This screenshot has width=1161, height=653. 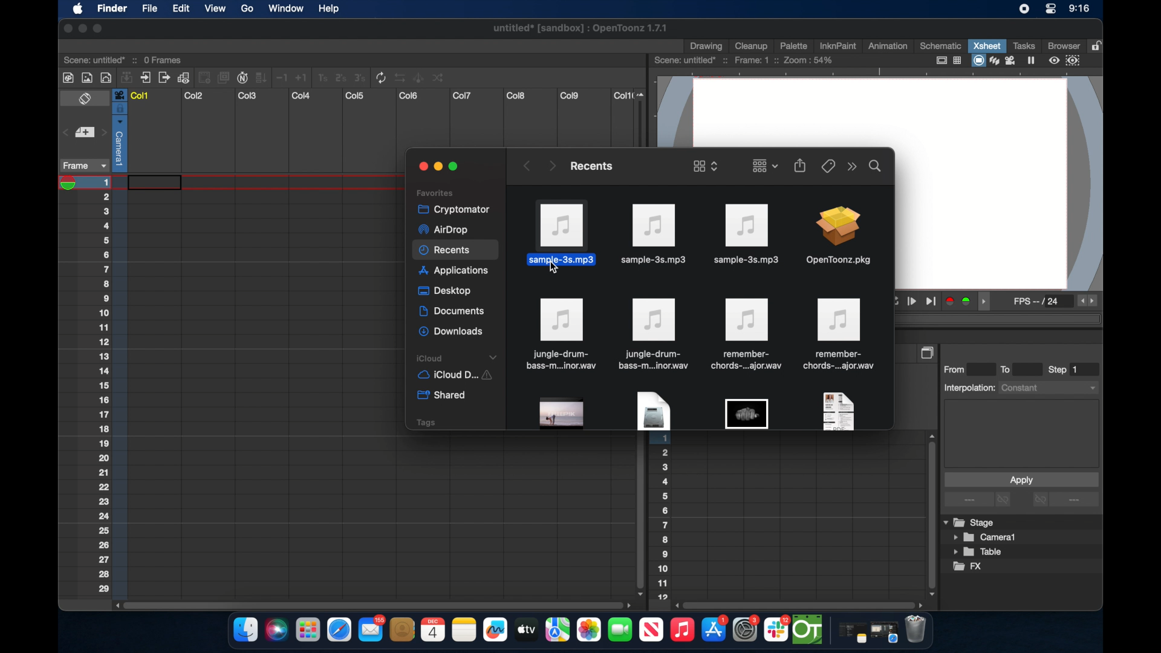 I want to click on mp3 icon, so click(x=745, y=233).